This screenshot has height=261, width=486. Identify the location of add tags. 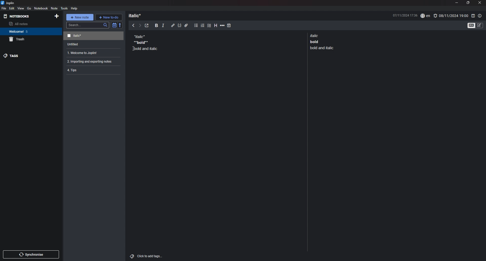
(147, 256).